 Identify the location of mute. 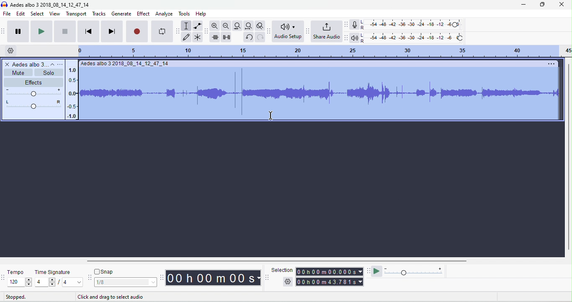
(17, 73).